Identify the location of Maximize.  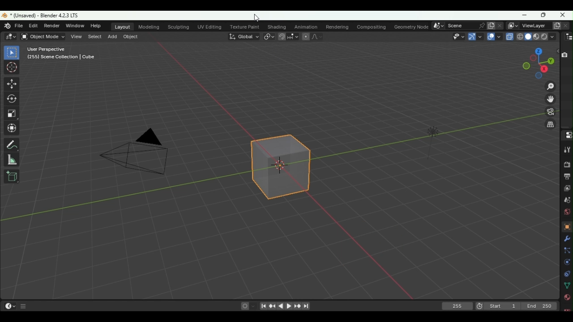
(541, 15).